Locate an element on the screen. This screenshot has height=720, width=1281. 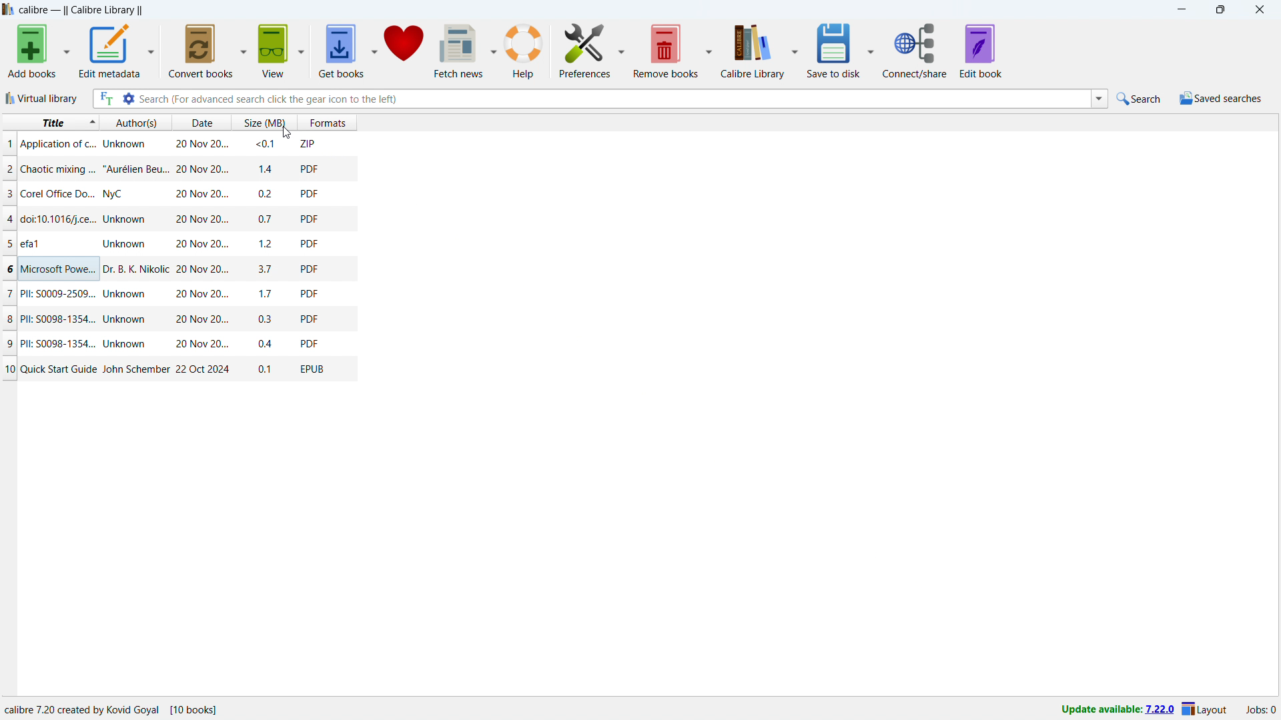
9 is located at coordinates (8, 343).